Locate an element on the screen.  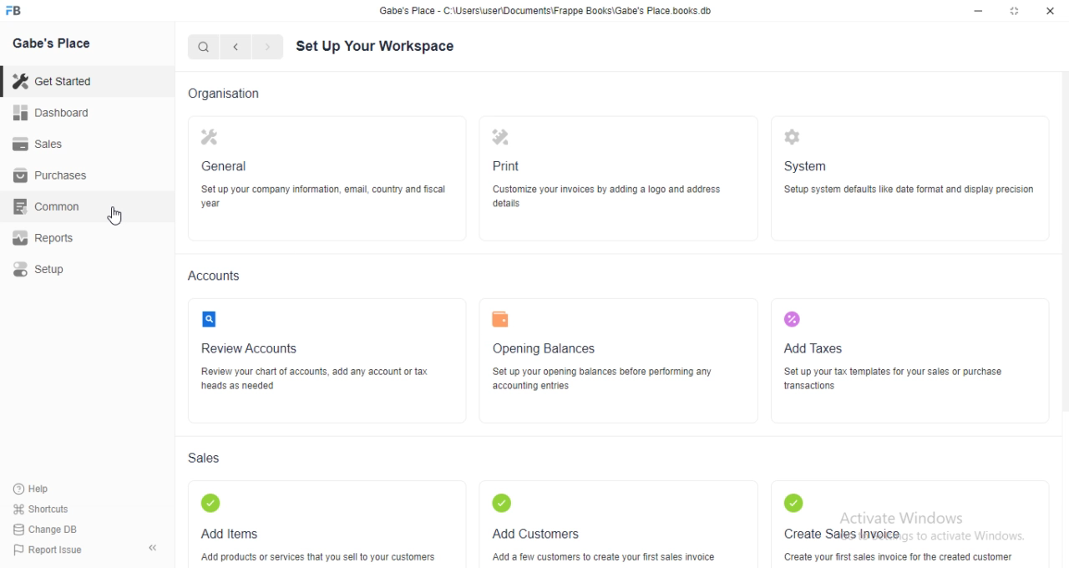
Collapse is located at coordinates (154, 548).